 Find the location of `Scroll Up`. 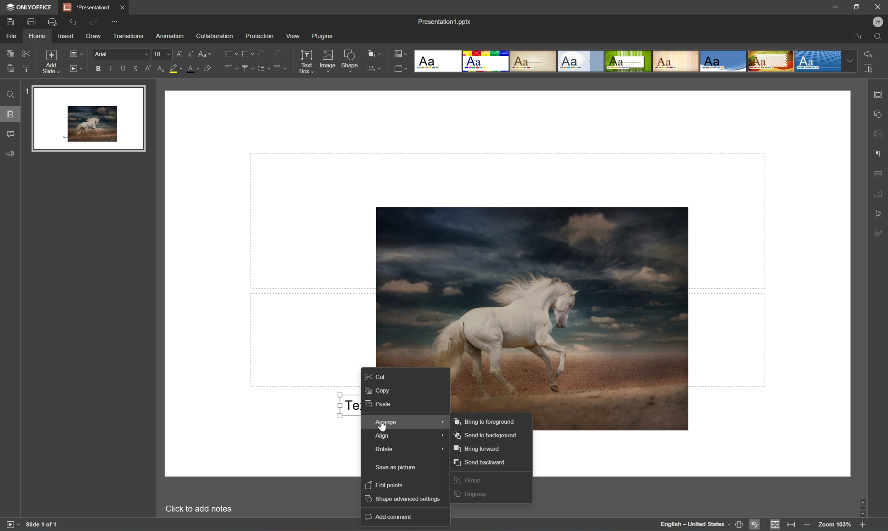

Scroll Up is located at coordinates (862, 498).